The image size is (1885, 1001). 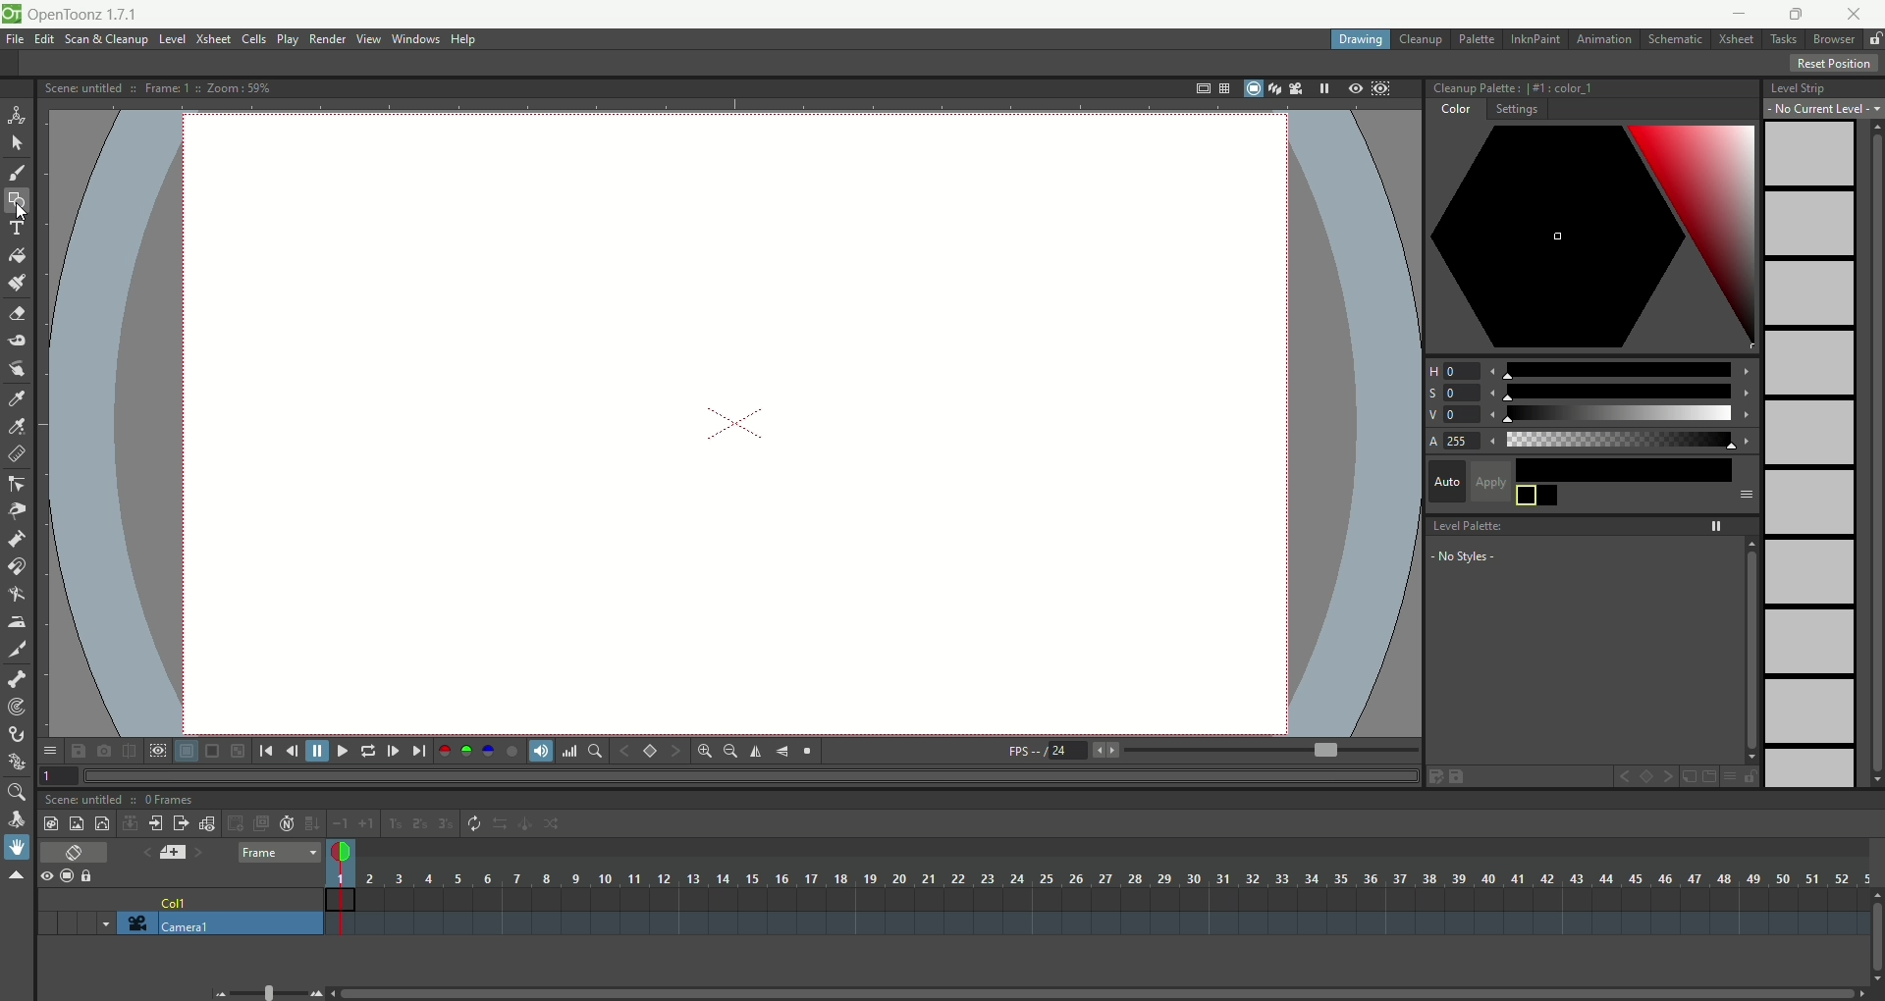 What do you see at coordinates (113, 41) in the screenshot?
I see `scan & cleanup` at bounding box center [113, 41].